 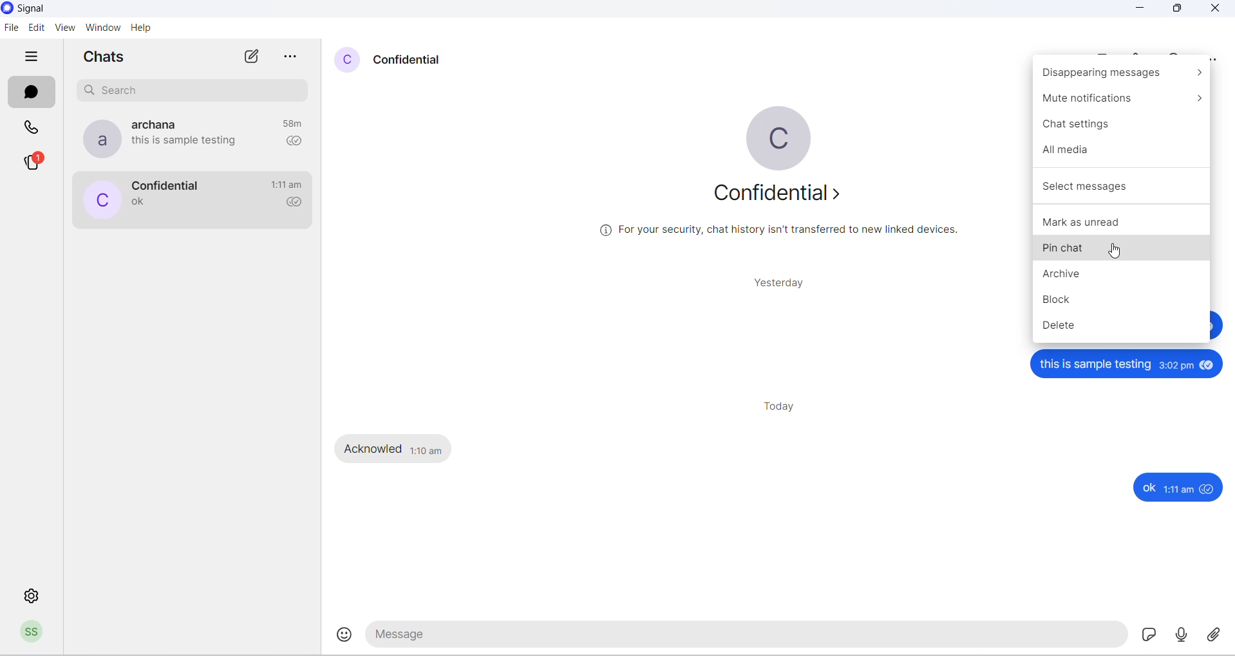 What do you see at coordinates (153, 124) in the screenshot?
I see `contact name` at bounding box center [153, 124].